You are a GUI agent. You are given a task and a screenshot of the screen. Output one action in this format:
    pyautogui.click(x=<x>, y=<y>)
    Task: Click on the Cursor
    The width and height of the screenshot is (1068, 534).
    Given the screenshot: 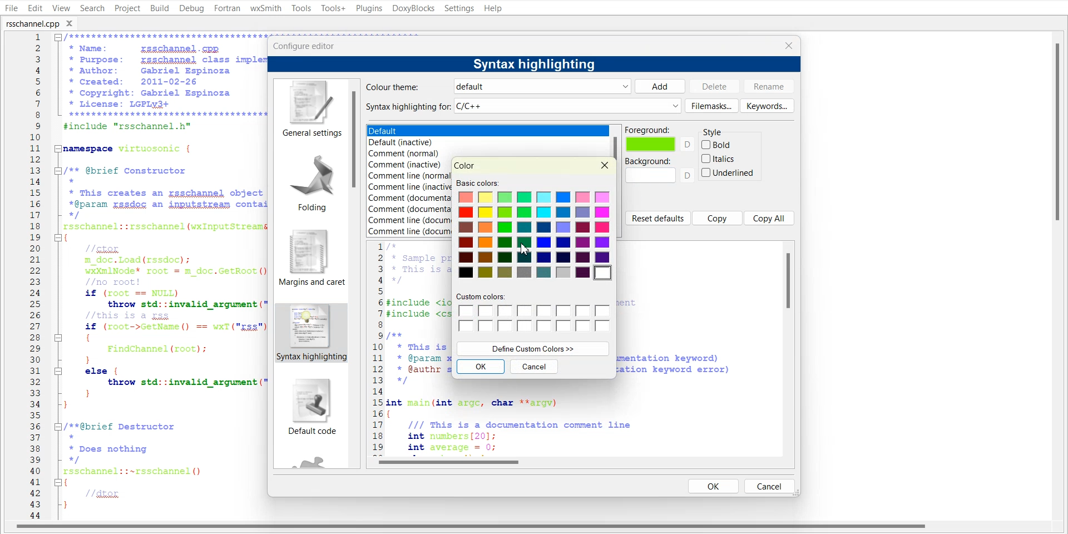 What is the action you would take?
    pyautogui.click(x=527, y=249)
    